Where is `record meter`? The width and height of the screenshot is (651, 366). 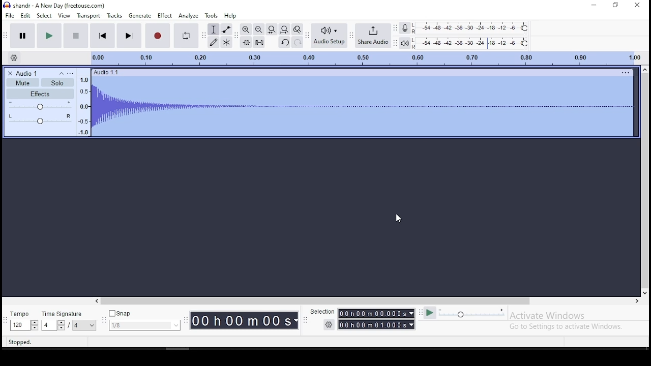 record meter is located at coordinates (404, 28).